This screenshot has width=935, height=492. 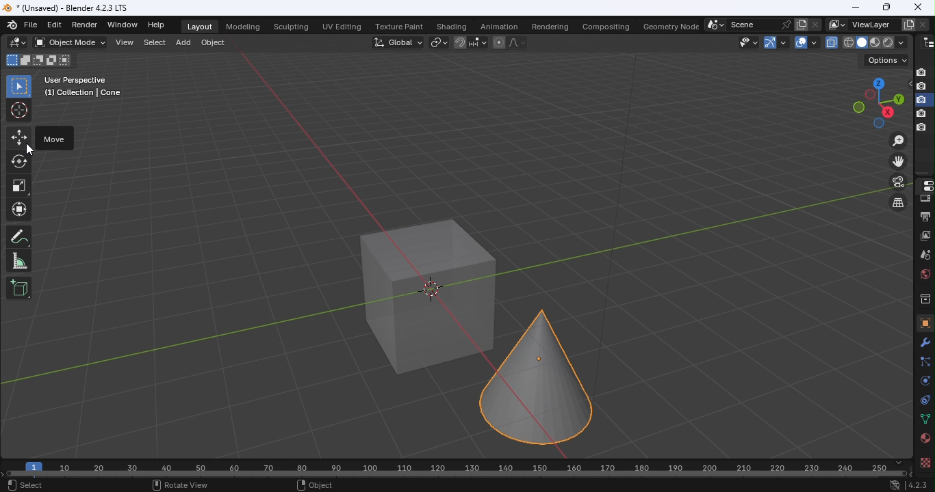 What do you see at coordinates (51, 61) in the screenshot?
I see `Mode` at bounding box center [51, 61].